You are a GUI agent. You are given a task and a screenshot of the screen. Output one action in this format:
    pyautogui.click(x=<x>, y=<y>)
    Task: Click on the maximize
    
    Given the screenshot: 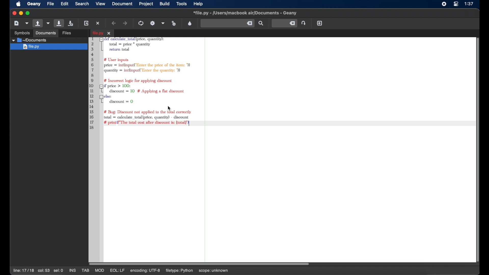 What is the action you would take?
    pyautogui.click(x=29, y=13)
    